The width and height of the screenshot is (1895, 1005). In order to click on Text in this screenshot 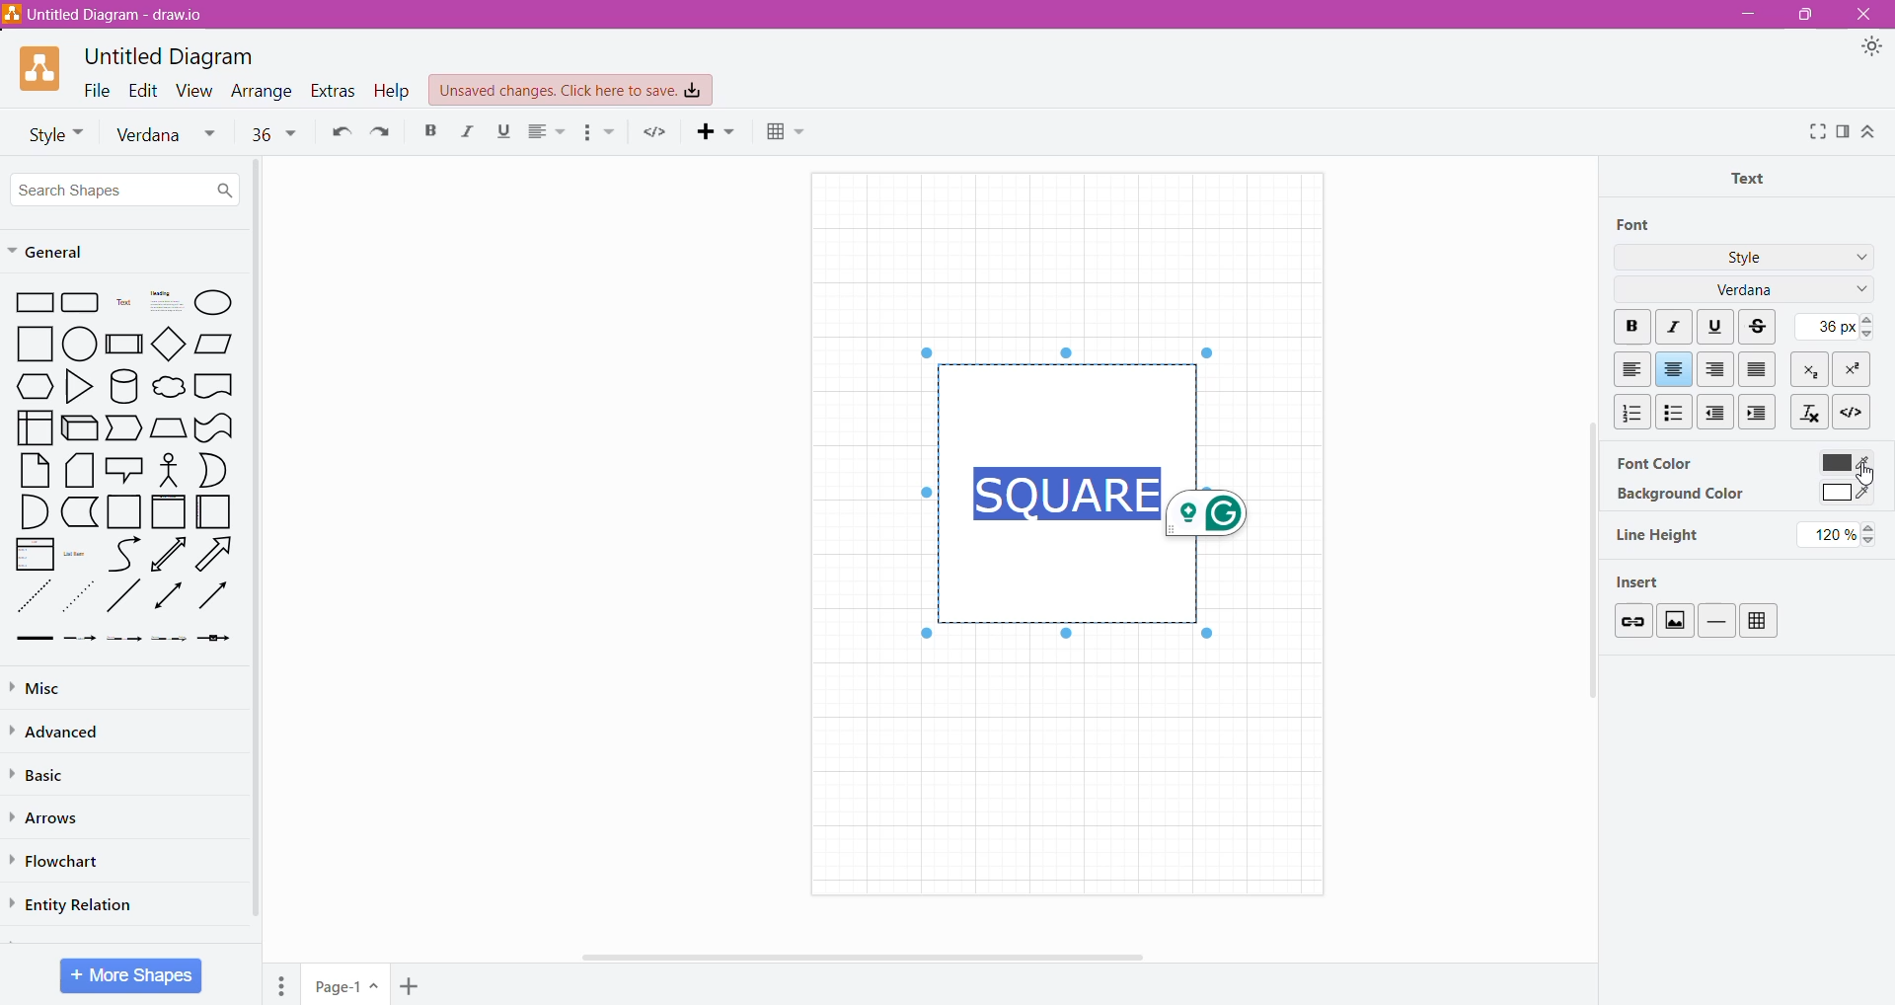, I will do `click(124, 302)`.